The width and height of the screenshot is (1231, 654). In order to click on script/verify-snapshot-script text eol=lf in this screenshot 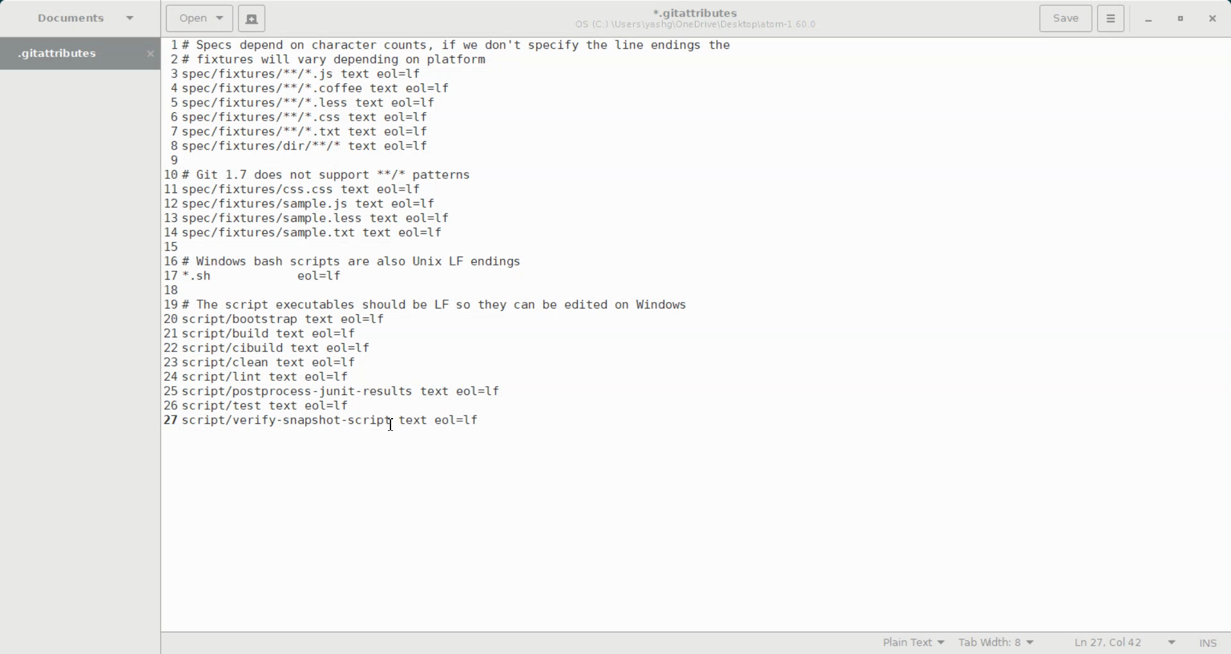, I will do `click(336, 421)`.